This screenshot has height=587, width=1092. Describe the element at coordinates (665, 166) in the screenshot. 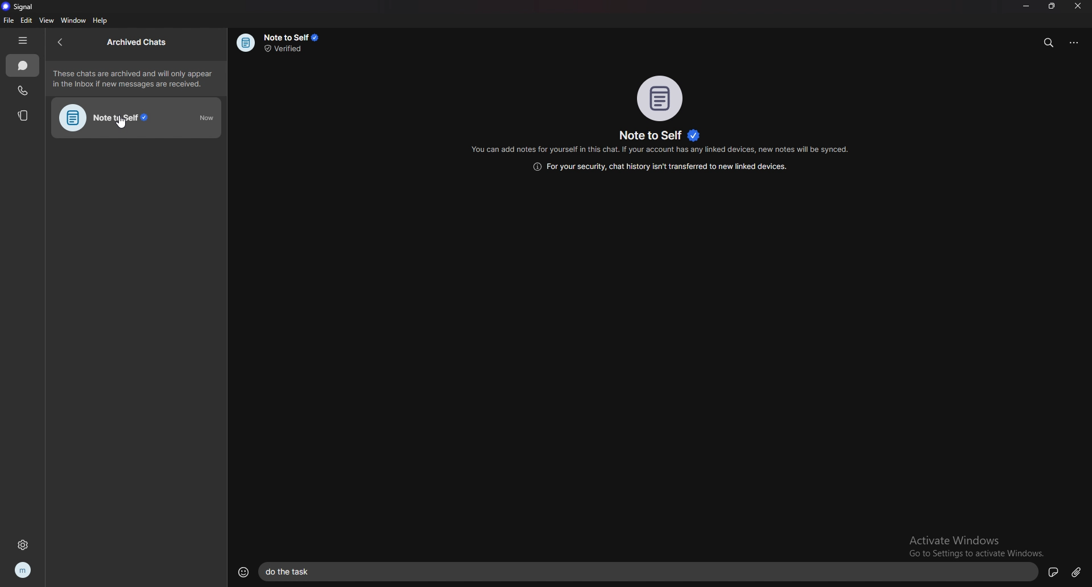

I see `info` at that location.